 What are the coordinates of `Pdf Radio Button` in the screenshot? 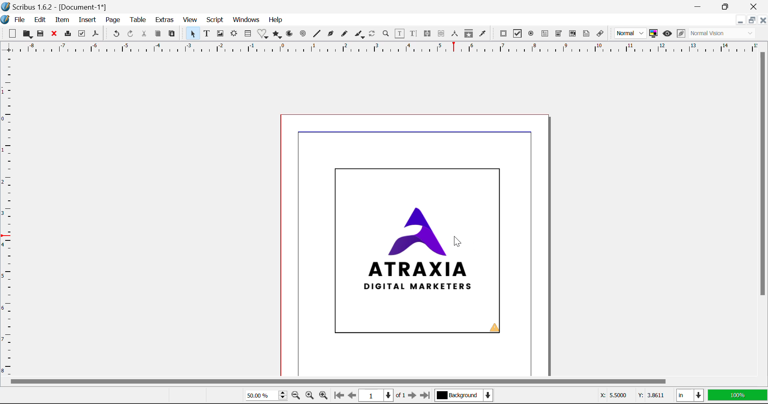 It's located at (530, 35).